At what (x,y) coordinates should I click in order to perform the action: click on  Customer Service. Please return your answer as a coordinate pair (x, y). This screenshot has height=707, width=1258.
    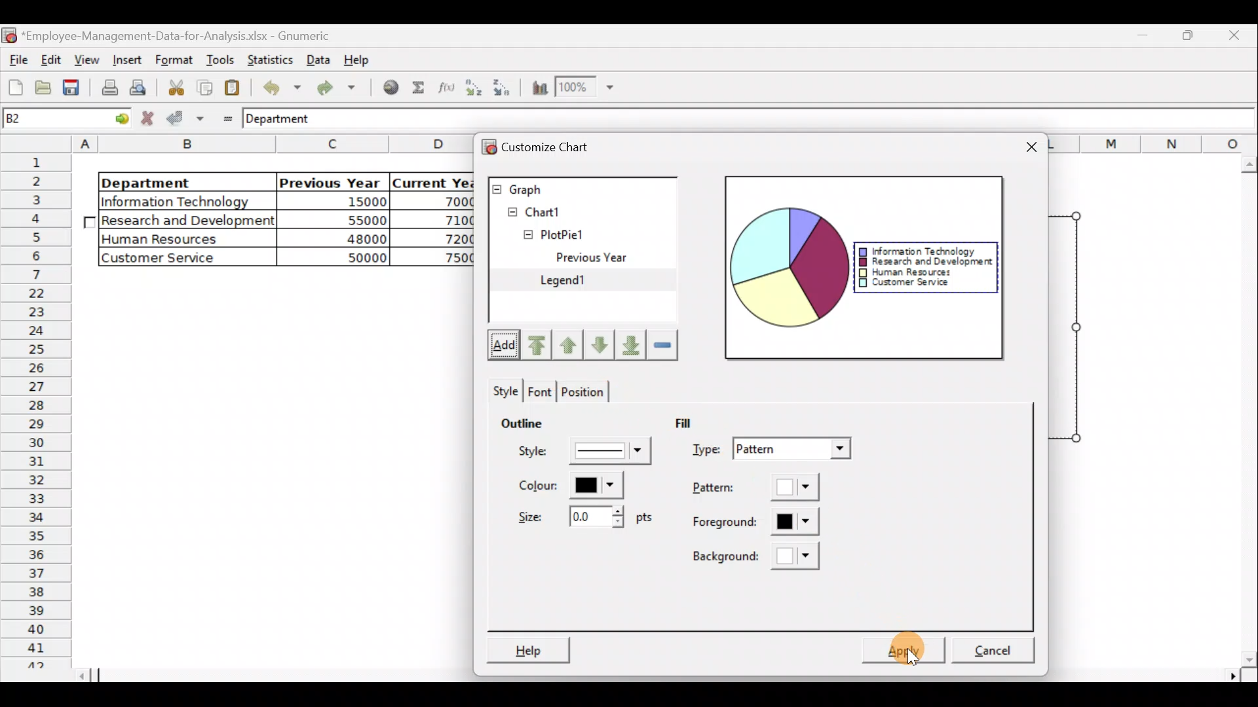
    Looking at the image, I should click on (908, 285).